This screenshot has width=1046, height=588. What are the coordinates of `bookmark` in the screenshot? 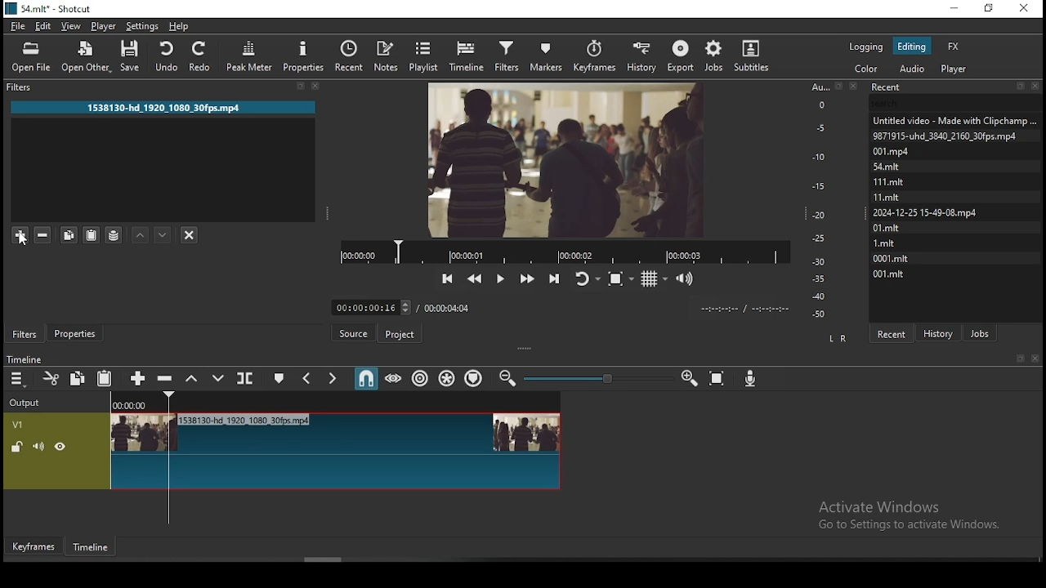 It's located at (1020, 359).